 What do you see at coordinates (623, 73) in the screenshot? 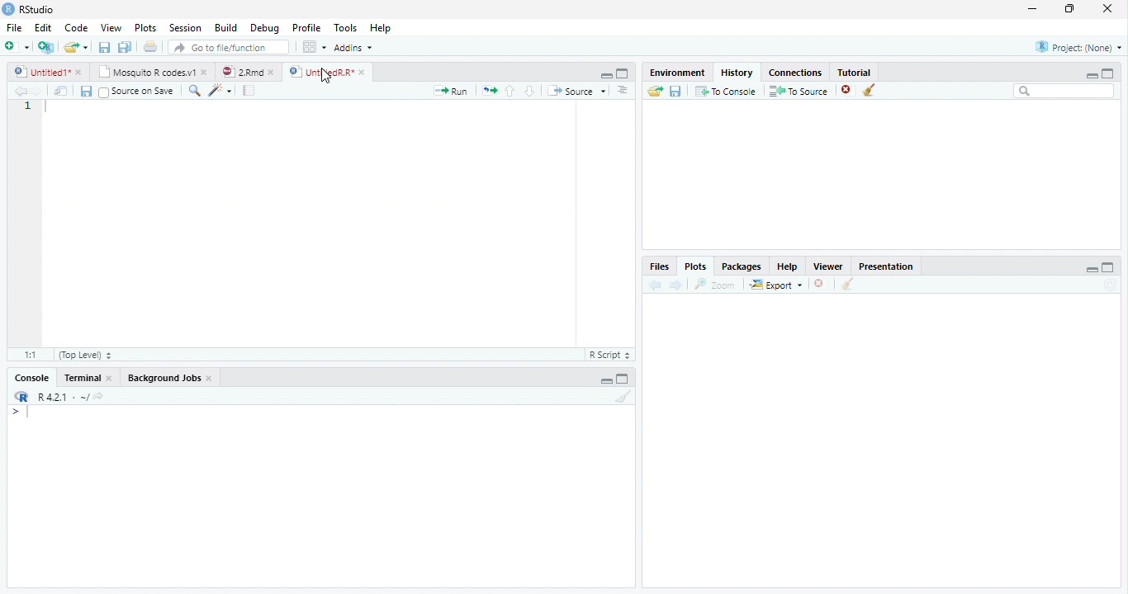
I see `Maximixe` at bounding box center [623, 73].